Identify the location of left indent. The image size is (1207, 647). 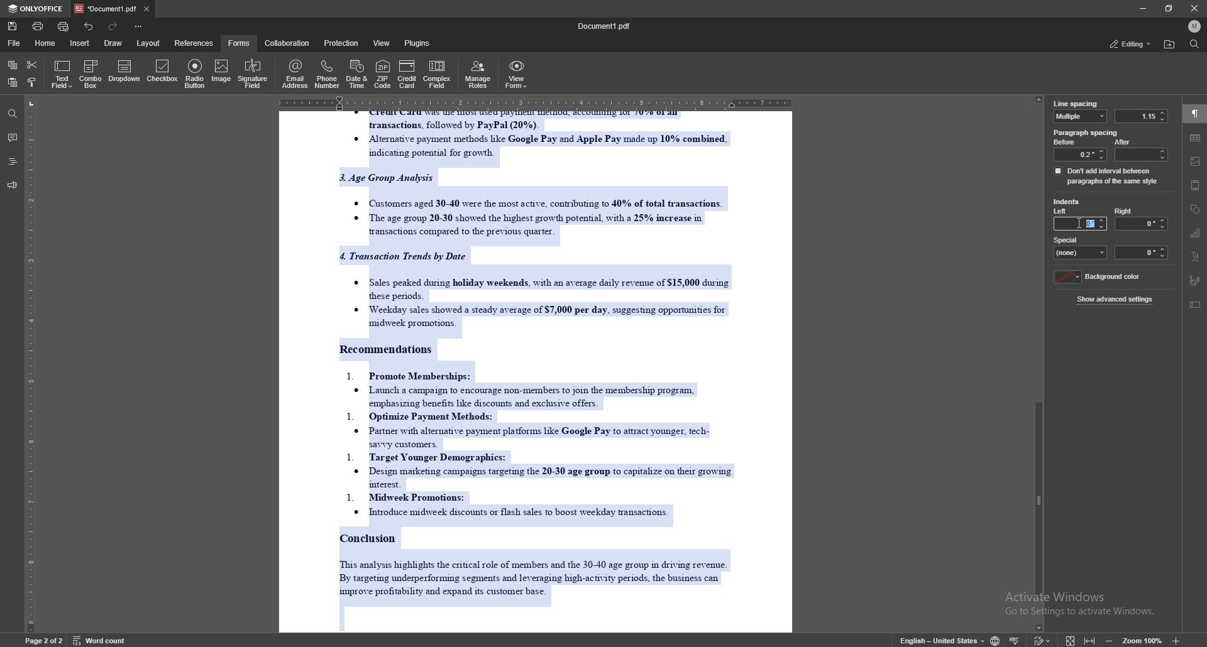
(1061, 212).